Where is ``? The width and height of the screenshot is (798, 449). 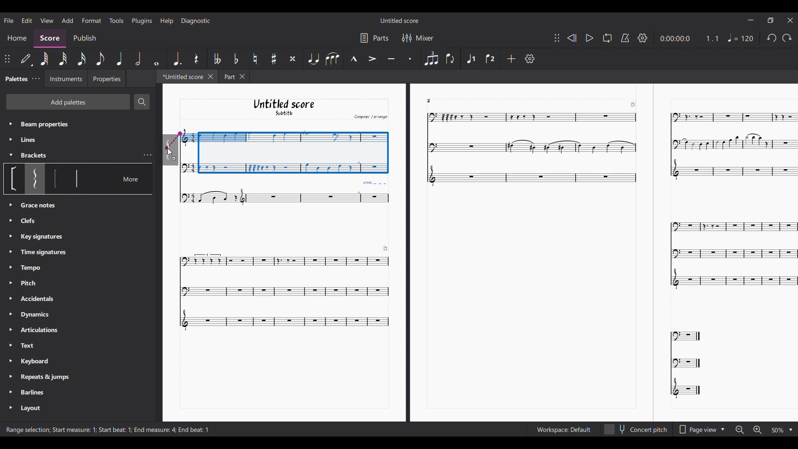
 is located at coordinates (733, 168).